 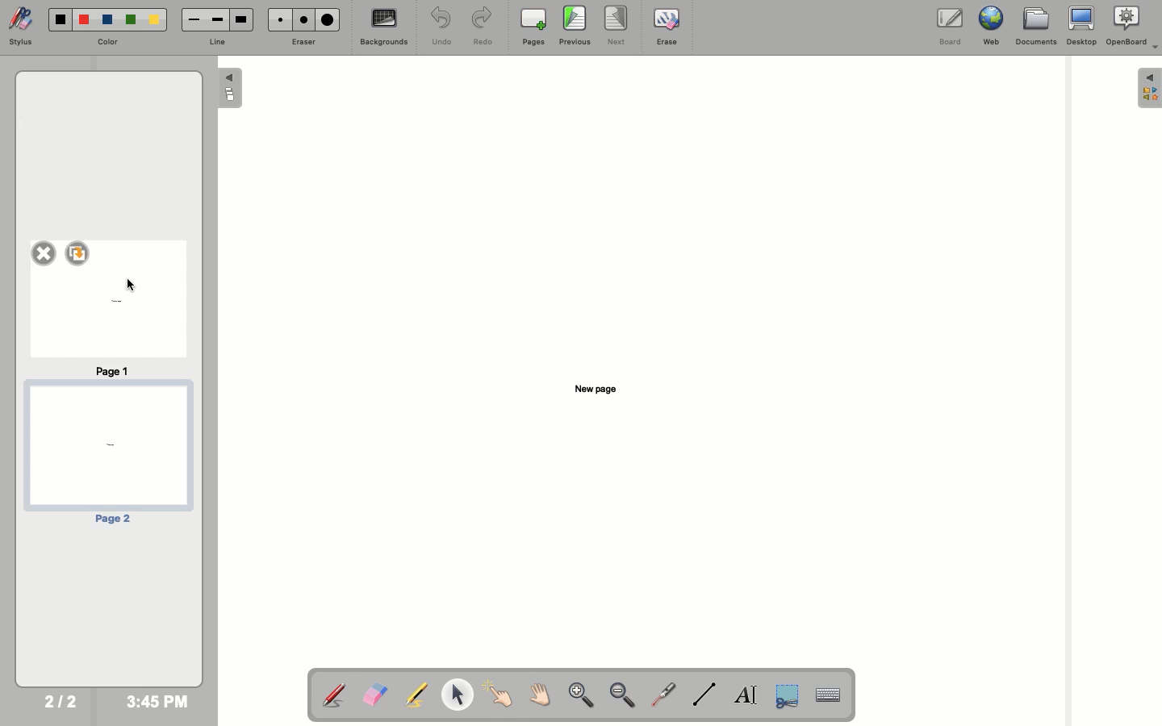 What do you see at coordinates (154, 20) in the screenshot?
I see `Color 5` at bounding box center [154, 20].